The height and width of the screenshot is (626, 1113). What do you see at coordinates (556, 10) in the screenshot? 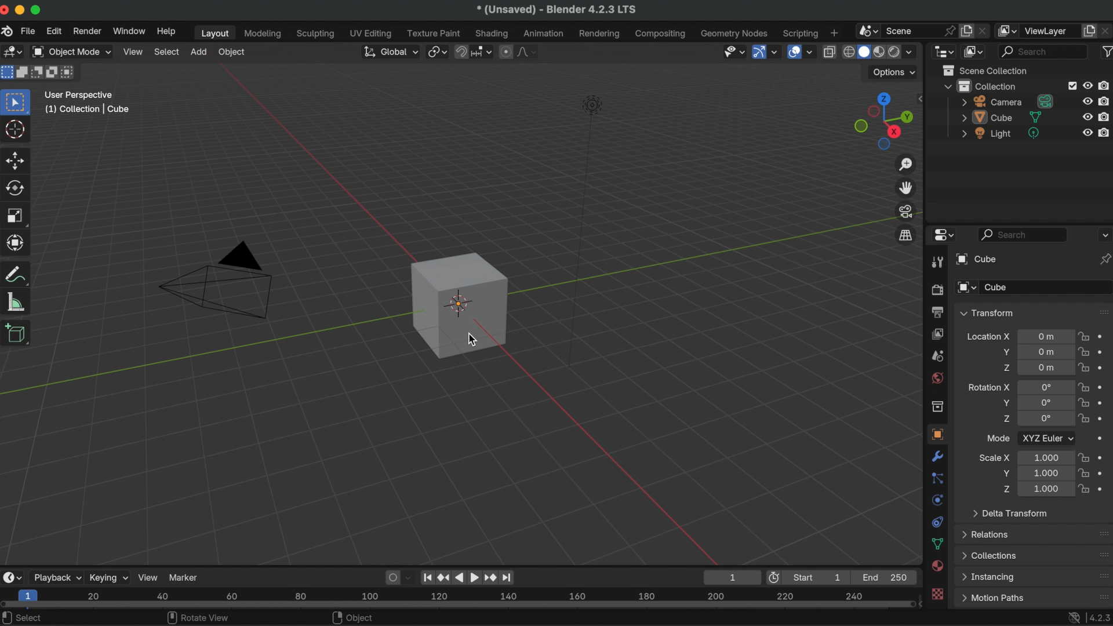
I see `* (Unsaved) - Blender 4.2.3 LTS` at bounding box center [556, 10].